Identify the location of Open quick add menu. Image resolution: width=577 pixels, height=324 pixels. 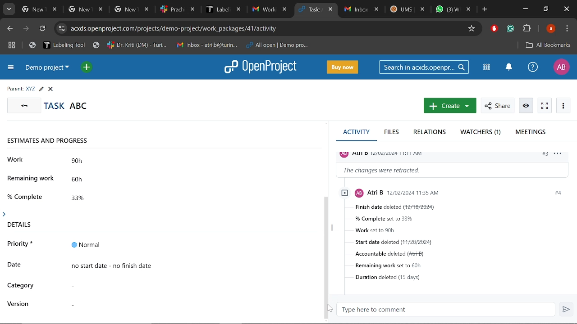
(87, 68).